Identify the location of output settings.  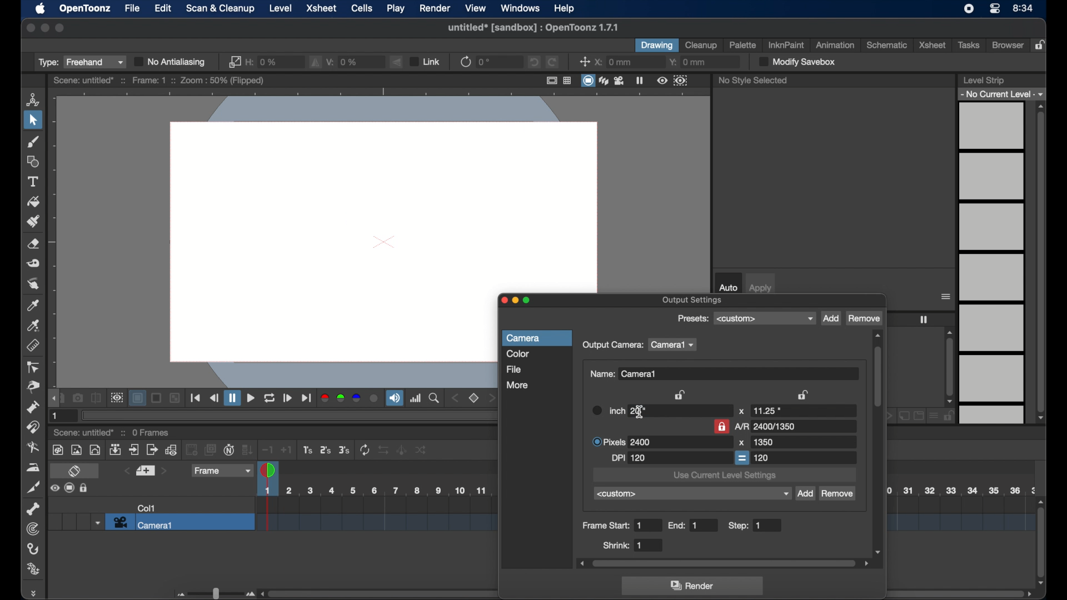
(693, 301).